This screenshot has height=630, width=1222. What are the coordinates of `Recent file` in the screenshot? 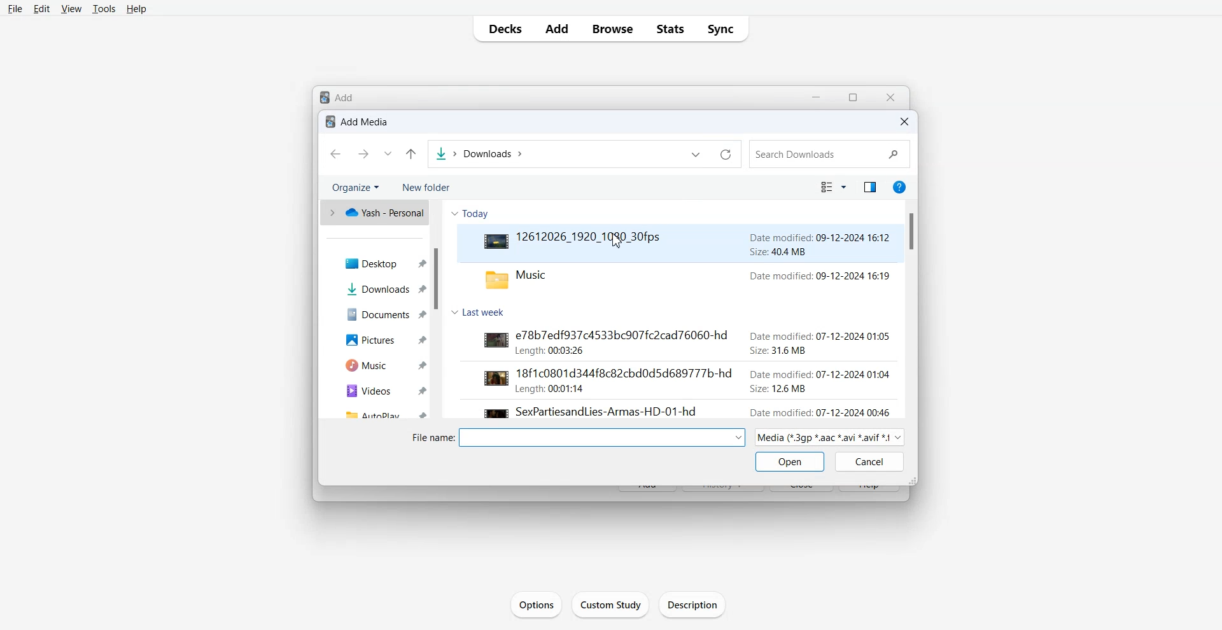 It's located at (388, 154).